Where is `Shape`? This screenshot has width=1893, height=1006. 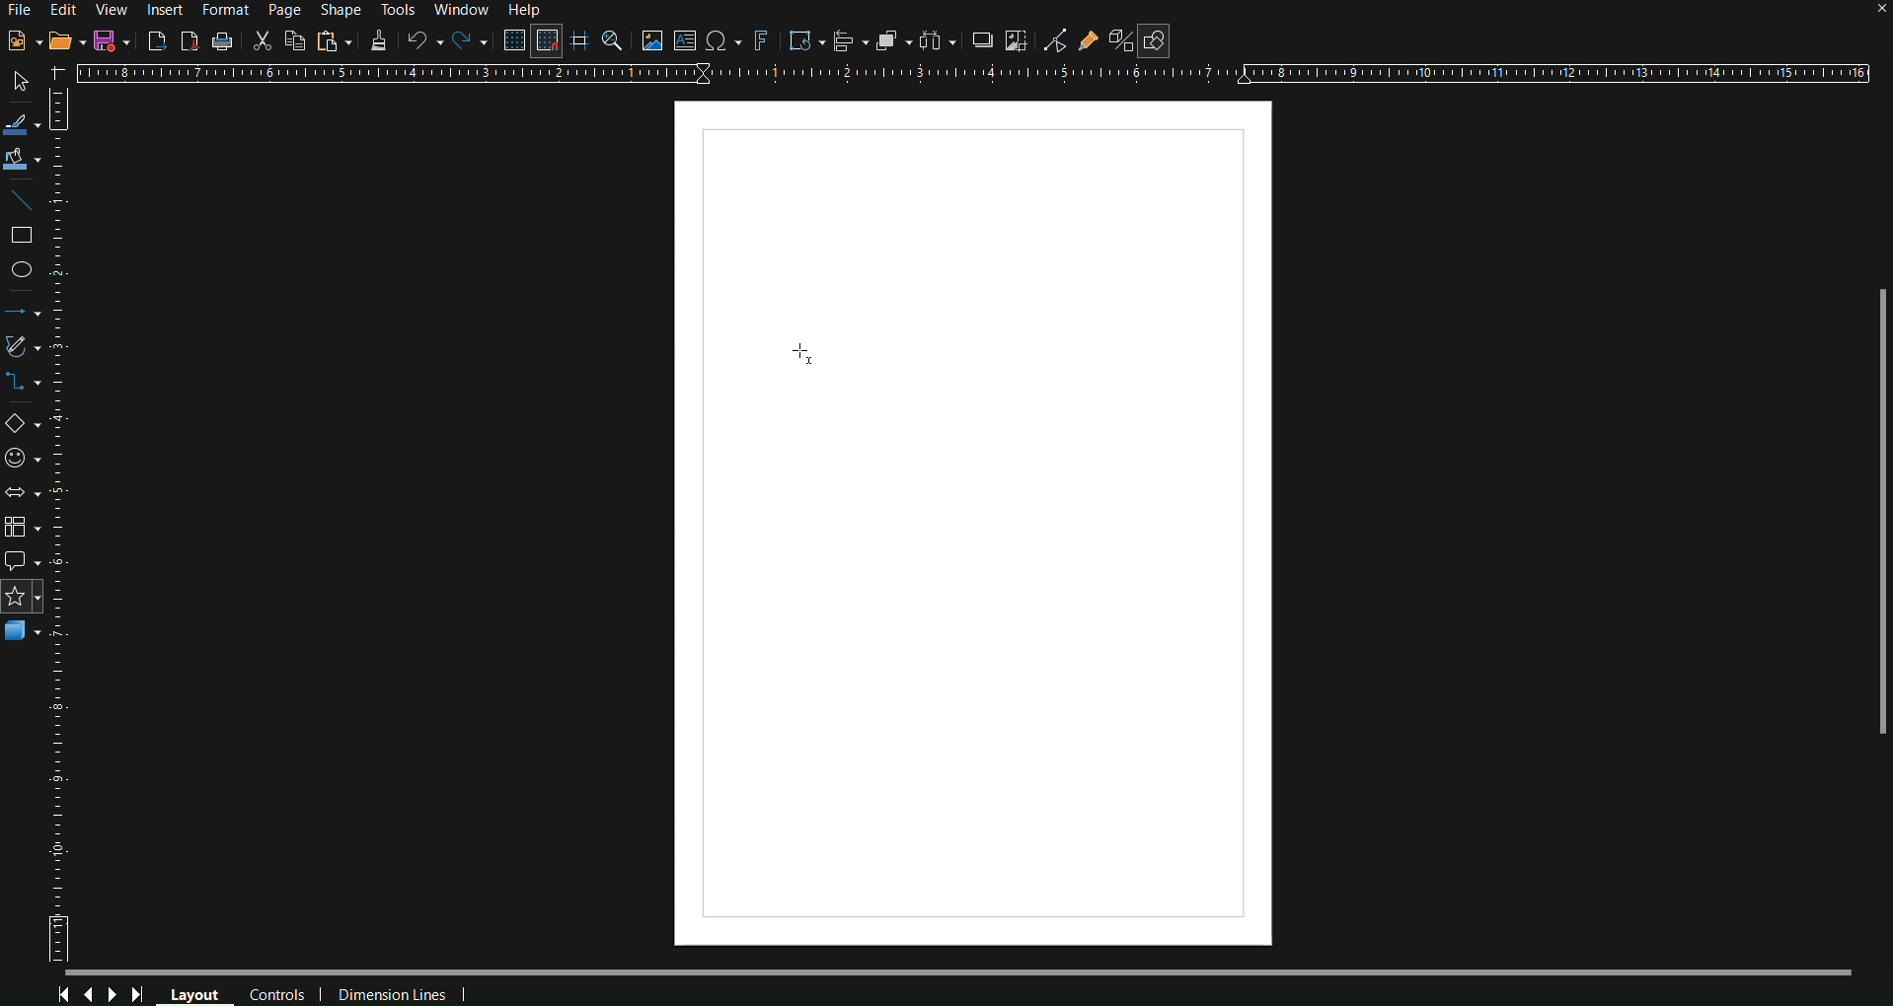 Shape is located at coordinates (335, 9).